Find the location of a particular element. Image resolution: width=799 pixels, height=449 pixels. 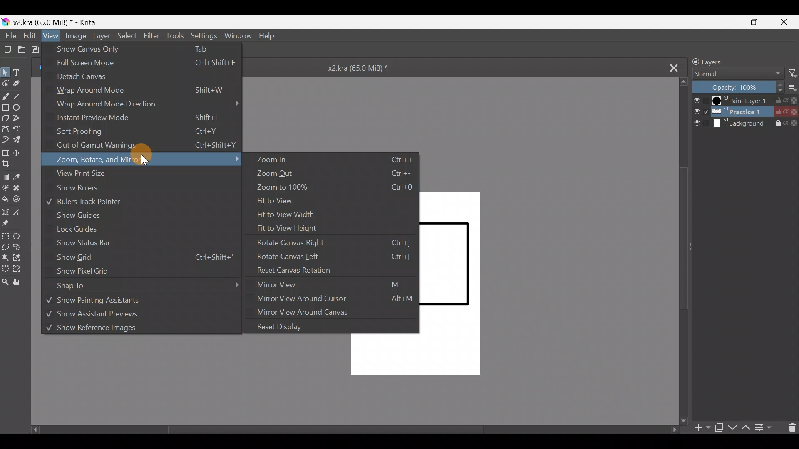

Mirror view is located at coordinates (335, 284).